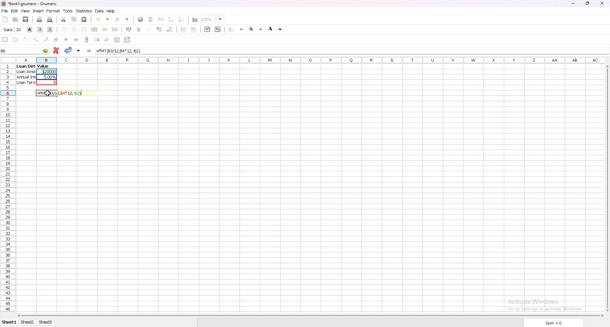  What do you see at coordinates (14, 11) in the screenshot?
I see `edit` at bounding box center [14, 11].